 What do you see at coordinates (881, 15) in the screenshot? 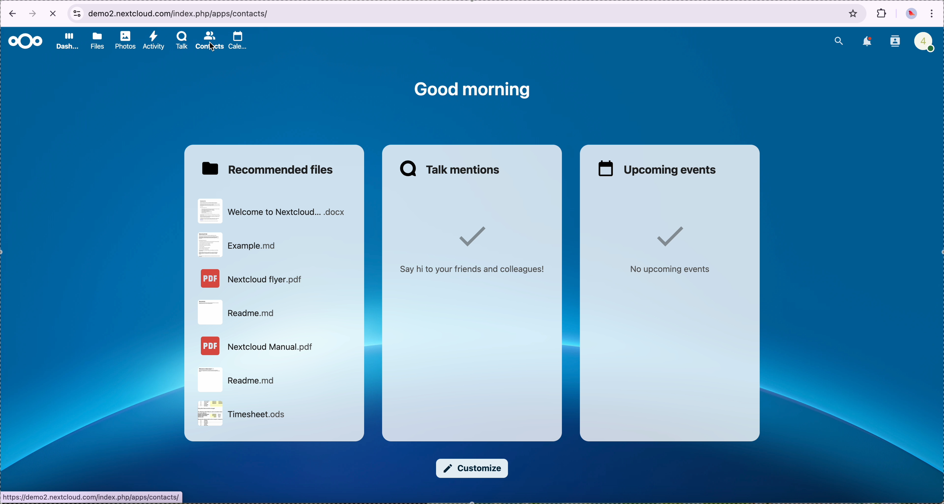
I see `extensions` at bounding box center [881, 15].